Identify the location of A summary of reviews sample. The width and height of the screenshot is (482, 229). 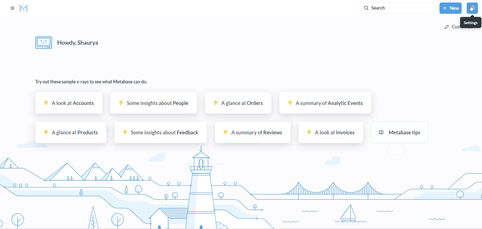
(253, 132).